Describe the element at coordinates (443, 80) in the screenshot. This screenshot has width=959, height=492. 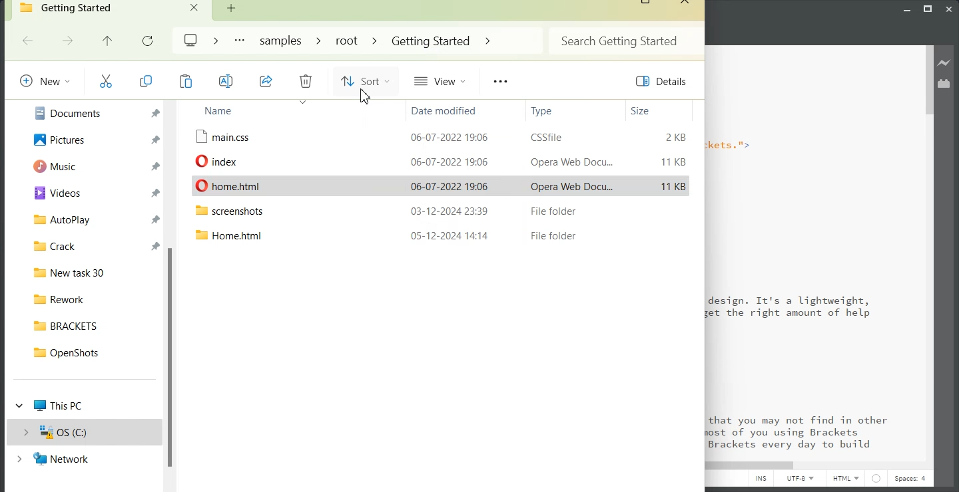
I see `View` at that location.